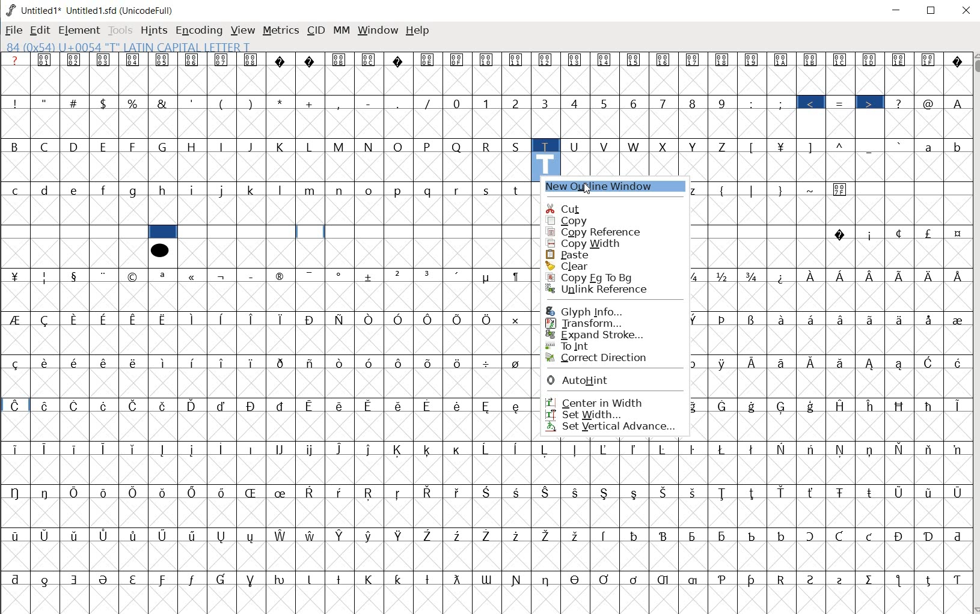 The width and height of the screenshot is (980, 614). What do you see at coordinates (340, 147) in the screenshot?
I see `M` at bounding box center [340, 147].